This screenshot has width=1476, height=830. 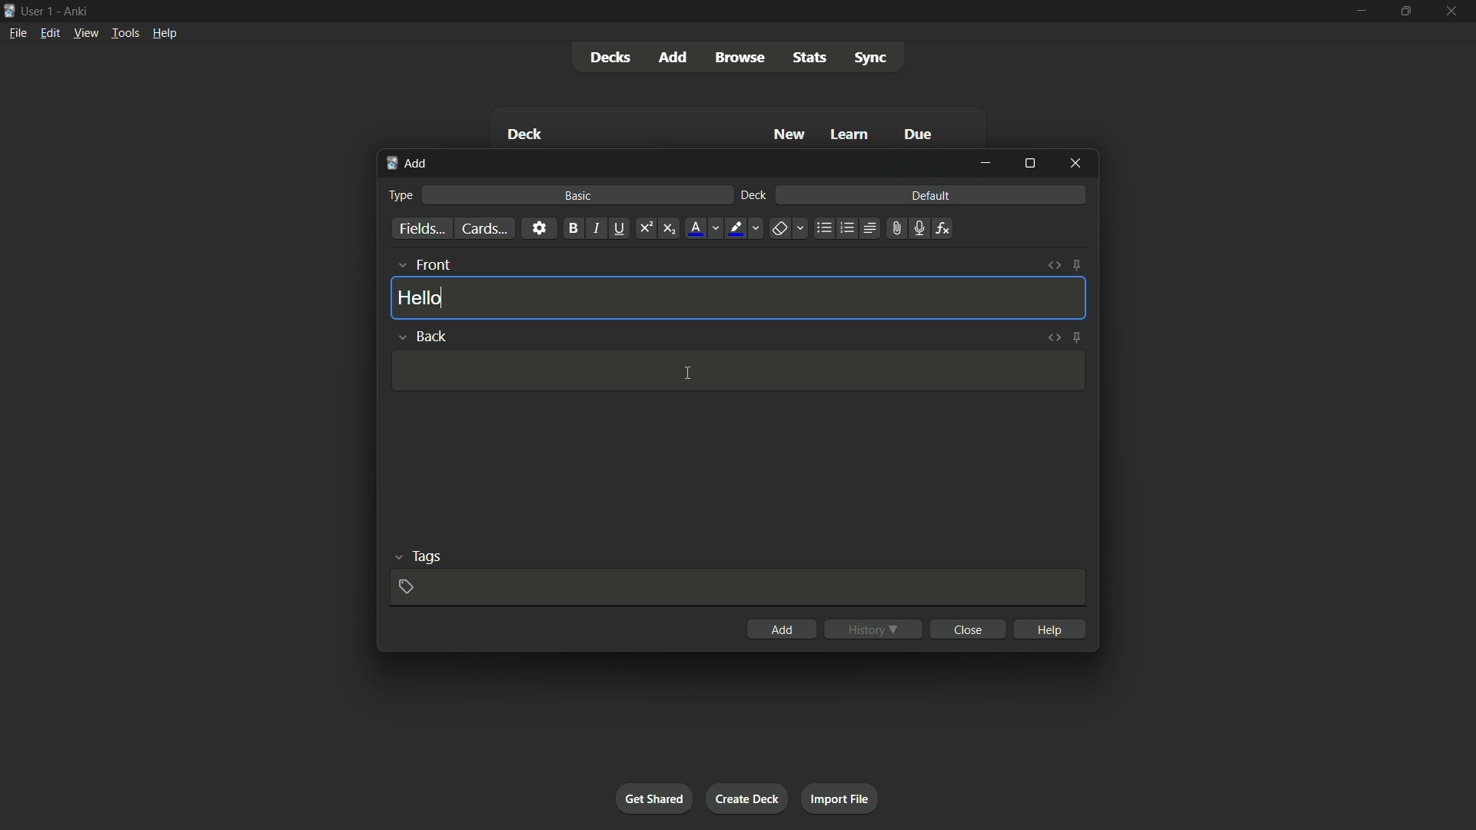 What do you see at coordinates (1029, 164) in the screenshot?
I see `maximize` at bounding box center [1029, 164].